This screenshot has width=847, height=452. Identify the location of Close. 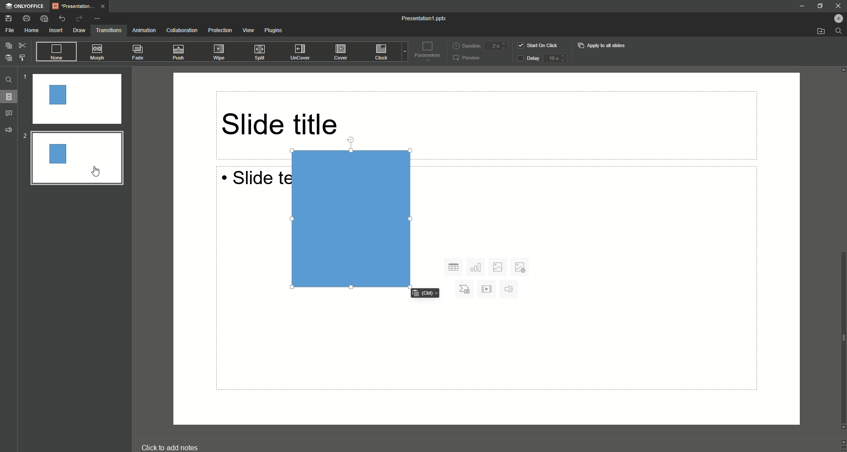
(837, 6).